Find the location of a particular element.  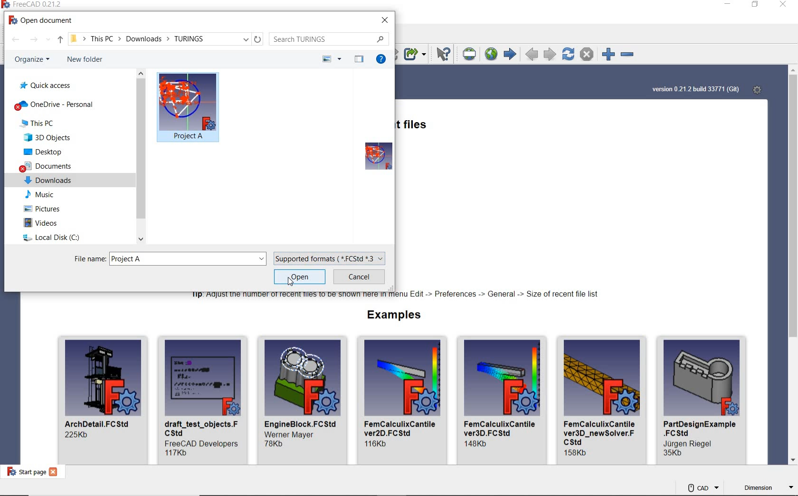

image is located at coordinates (702, 378).